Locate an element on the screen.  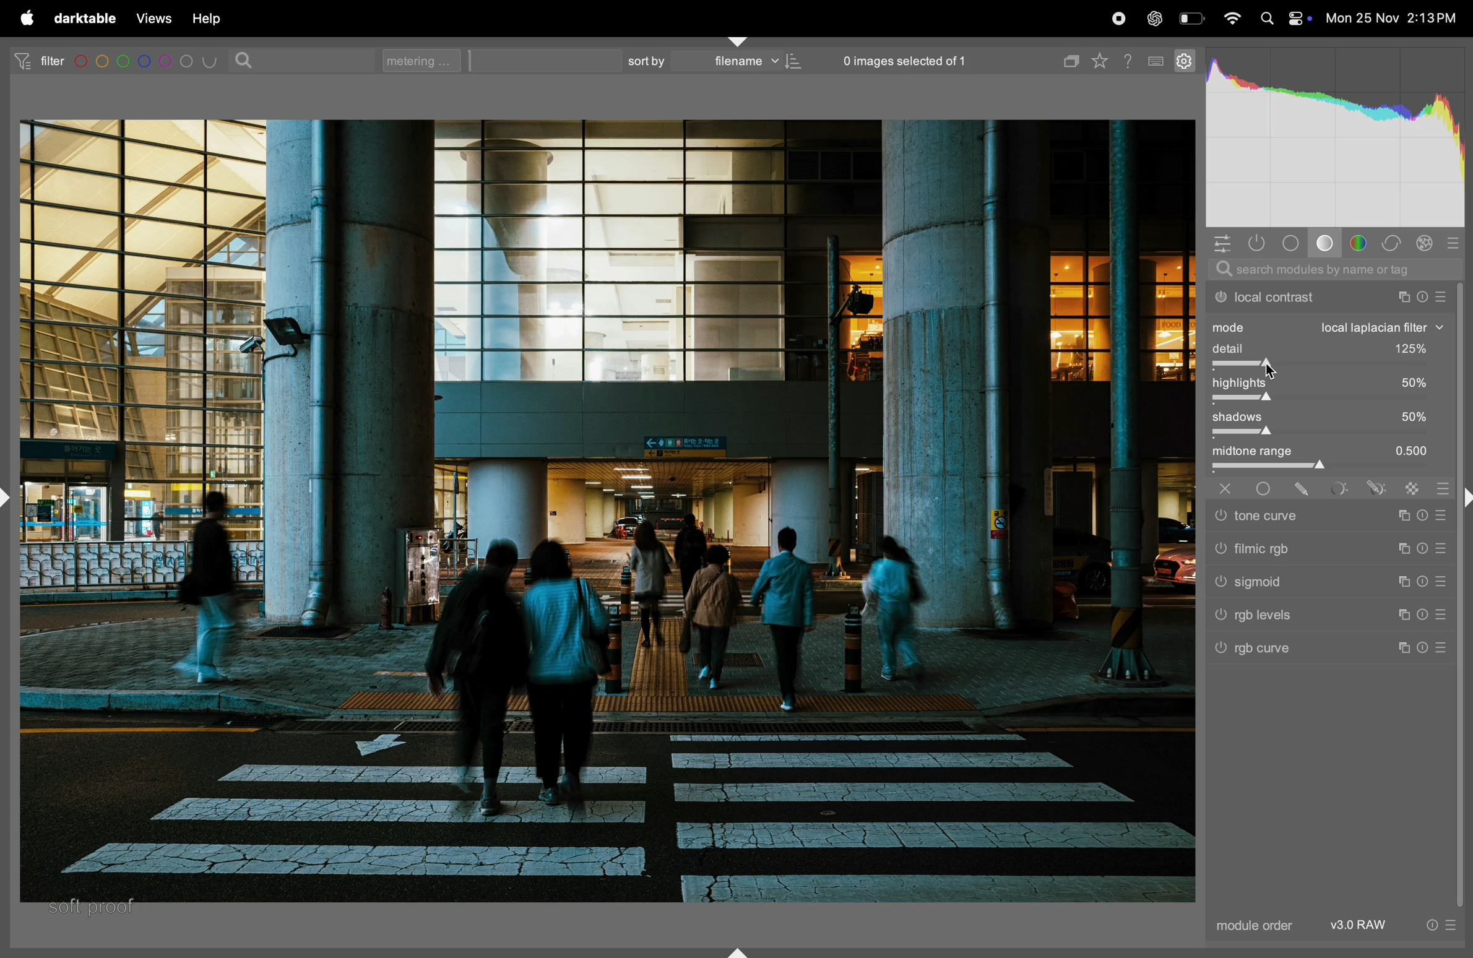
mode is located at coordinates (1329, 327).